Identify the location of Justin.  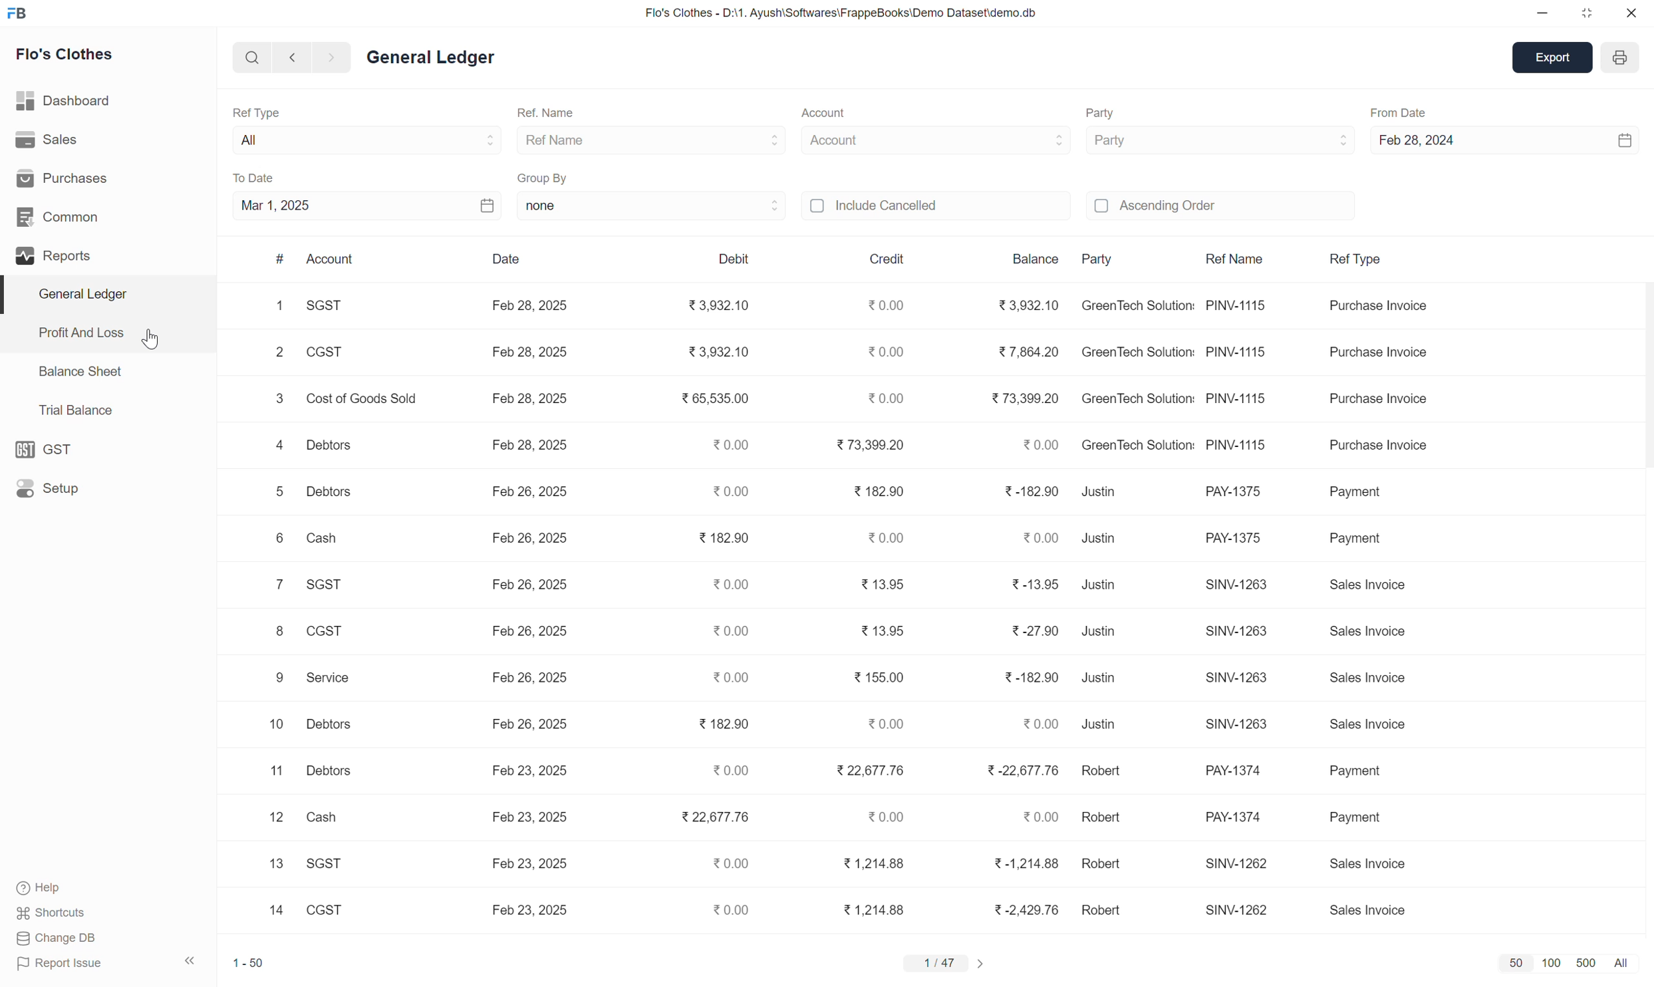
(1105, 680).